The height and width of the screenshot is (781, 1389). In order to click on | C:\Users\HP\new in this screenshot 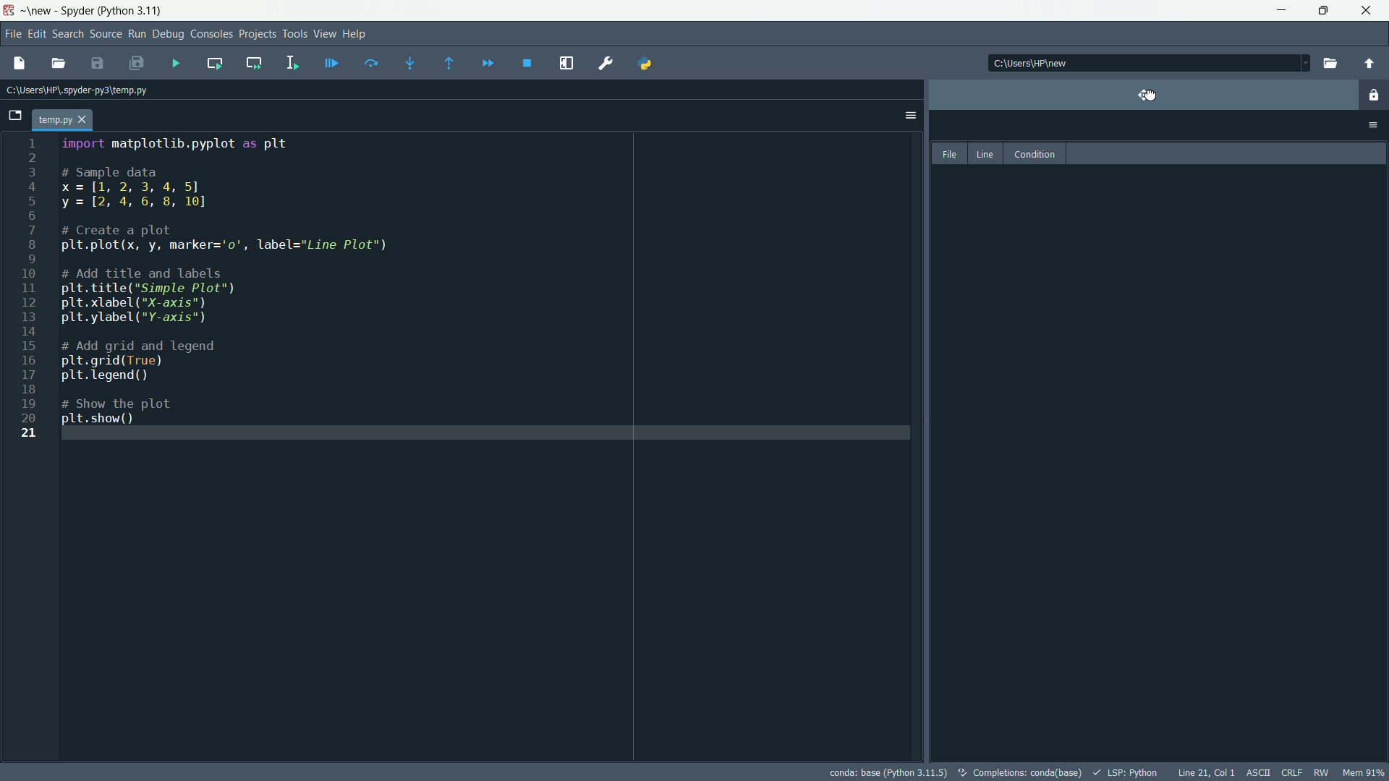, I will do `click(1050, 63)`.